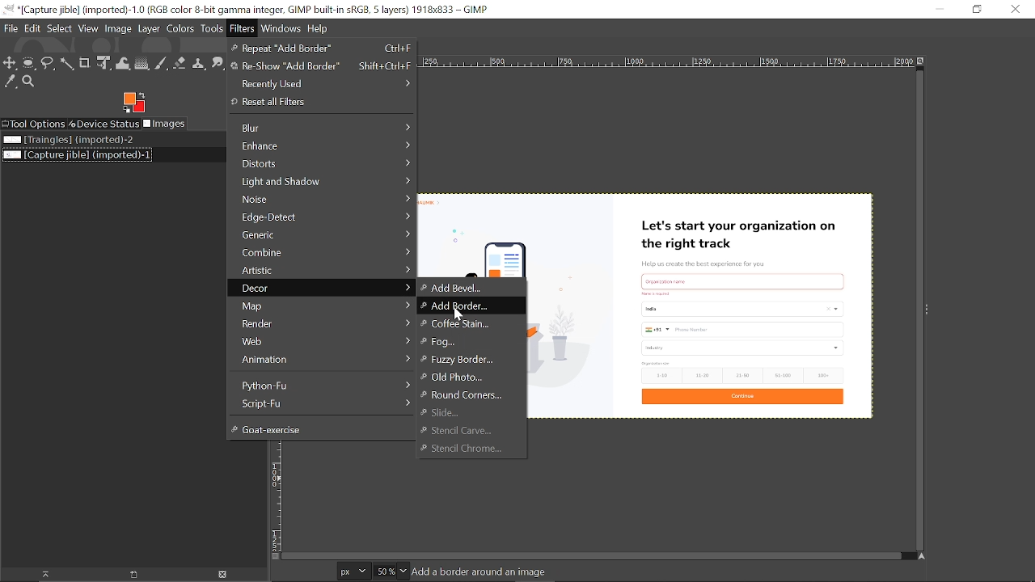  What do you see at coordinates (461, 288) in the screenshot?
I see `Add-bevel` at bounding box center [461, 288].